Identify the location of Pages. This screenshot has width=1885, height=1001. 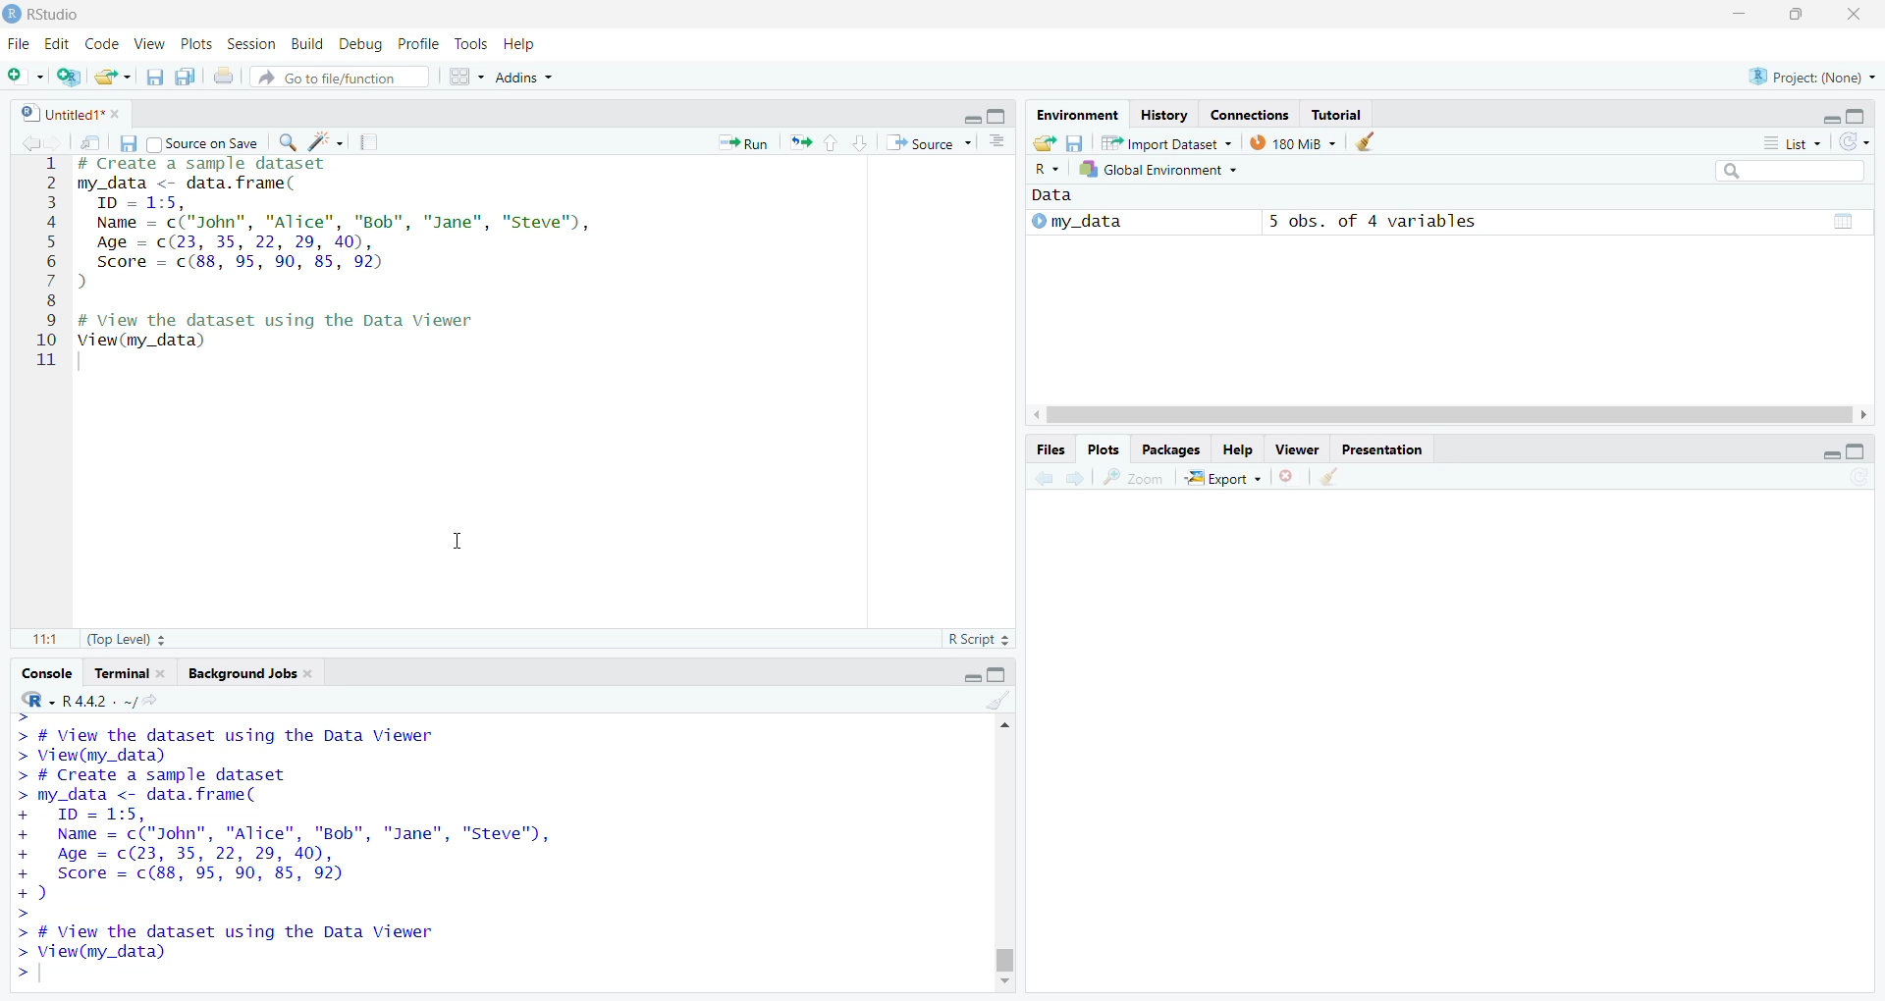
(1843, 222).